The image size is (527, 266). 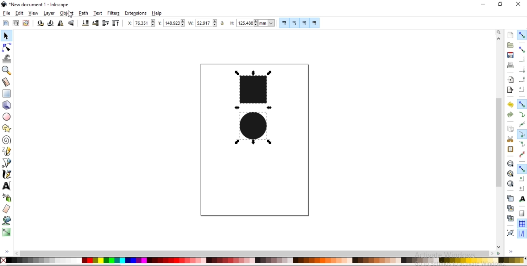 I want to click on snap an items rotation center, so click(x=521, y=188).